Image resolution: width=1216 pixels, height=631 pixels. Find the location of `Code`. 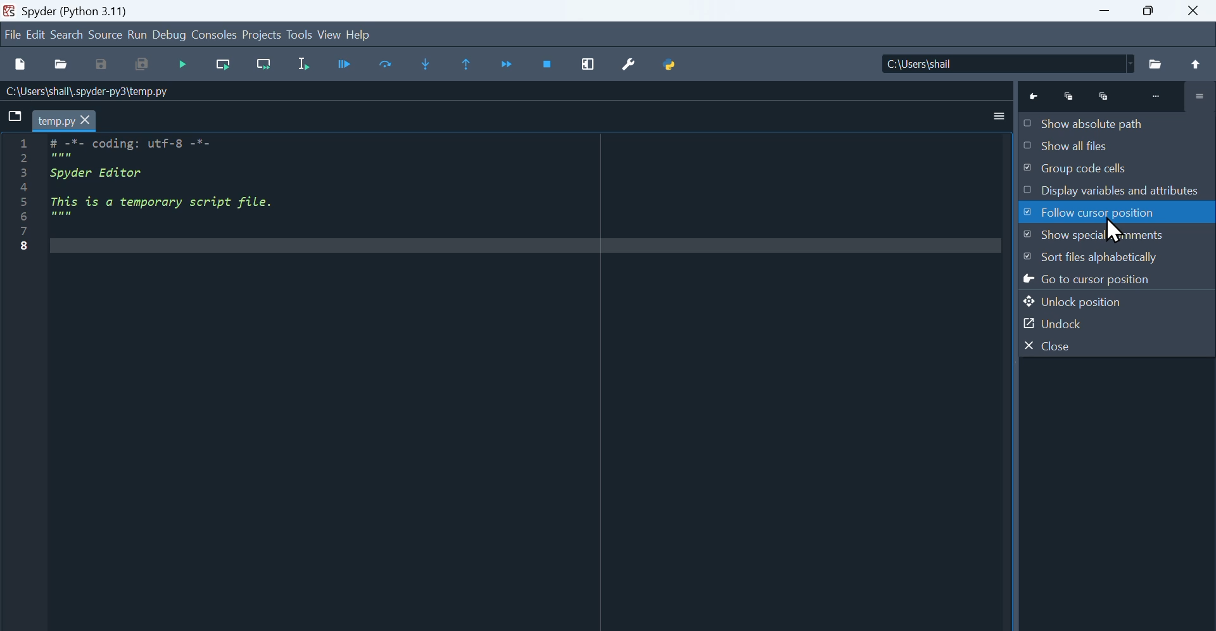

Code is located at coordinates (206, 196).